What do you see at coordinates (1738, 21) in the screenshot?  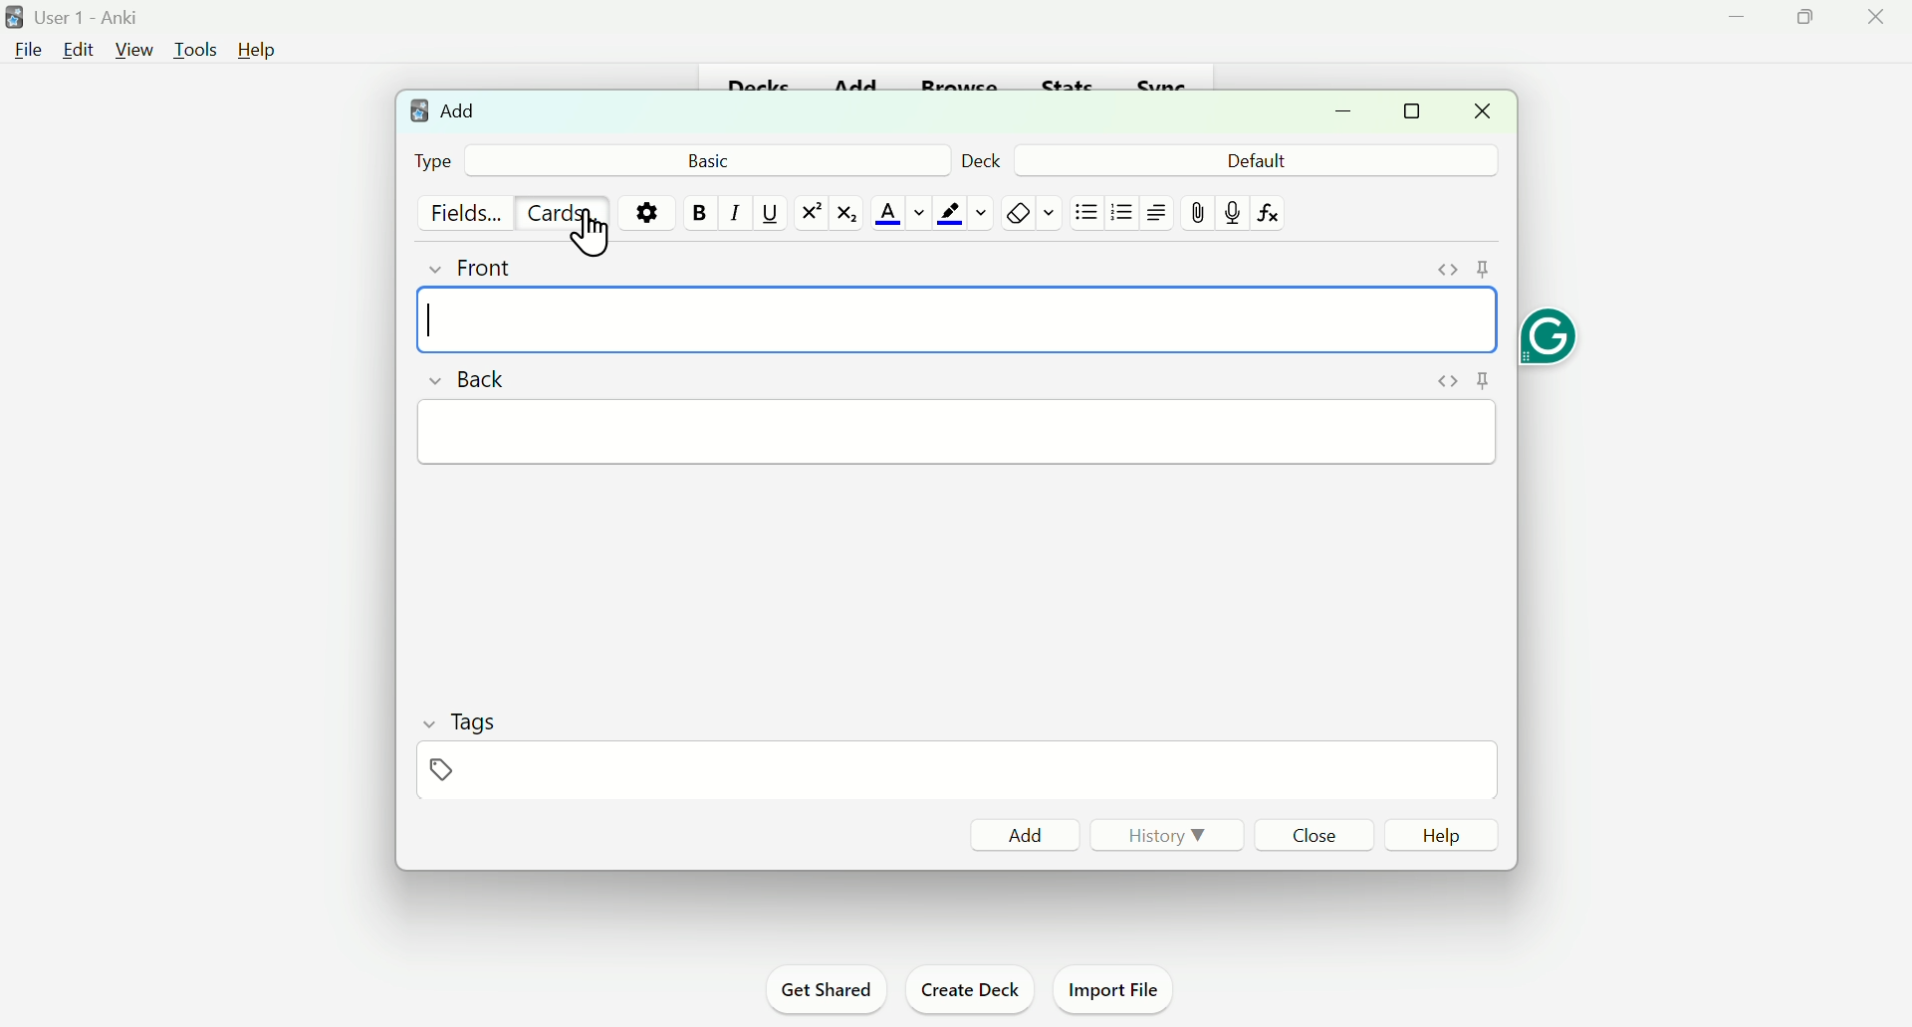 I see `Minimize` at bounding box center [1738, 21].